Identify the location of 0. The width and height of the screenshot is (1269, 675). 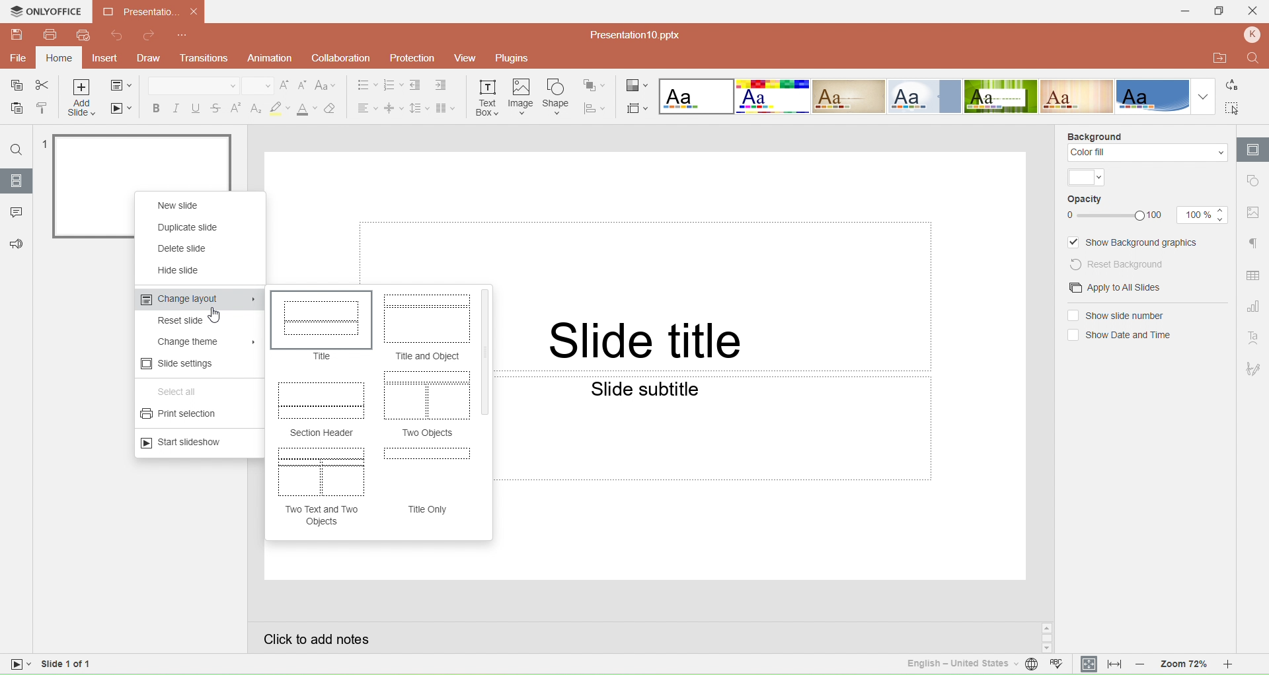
(1068, 216).